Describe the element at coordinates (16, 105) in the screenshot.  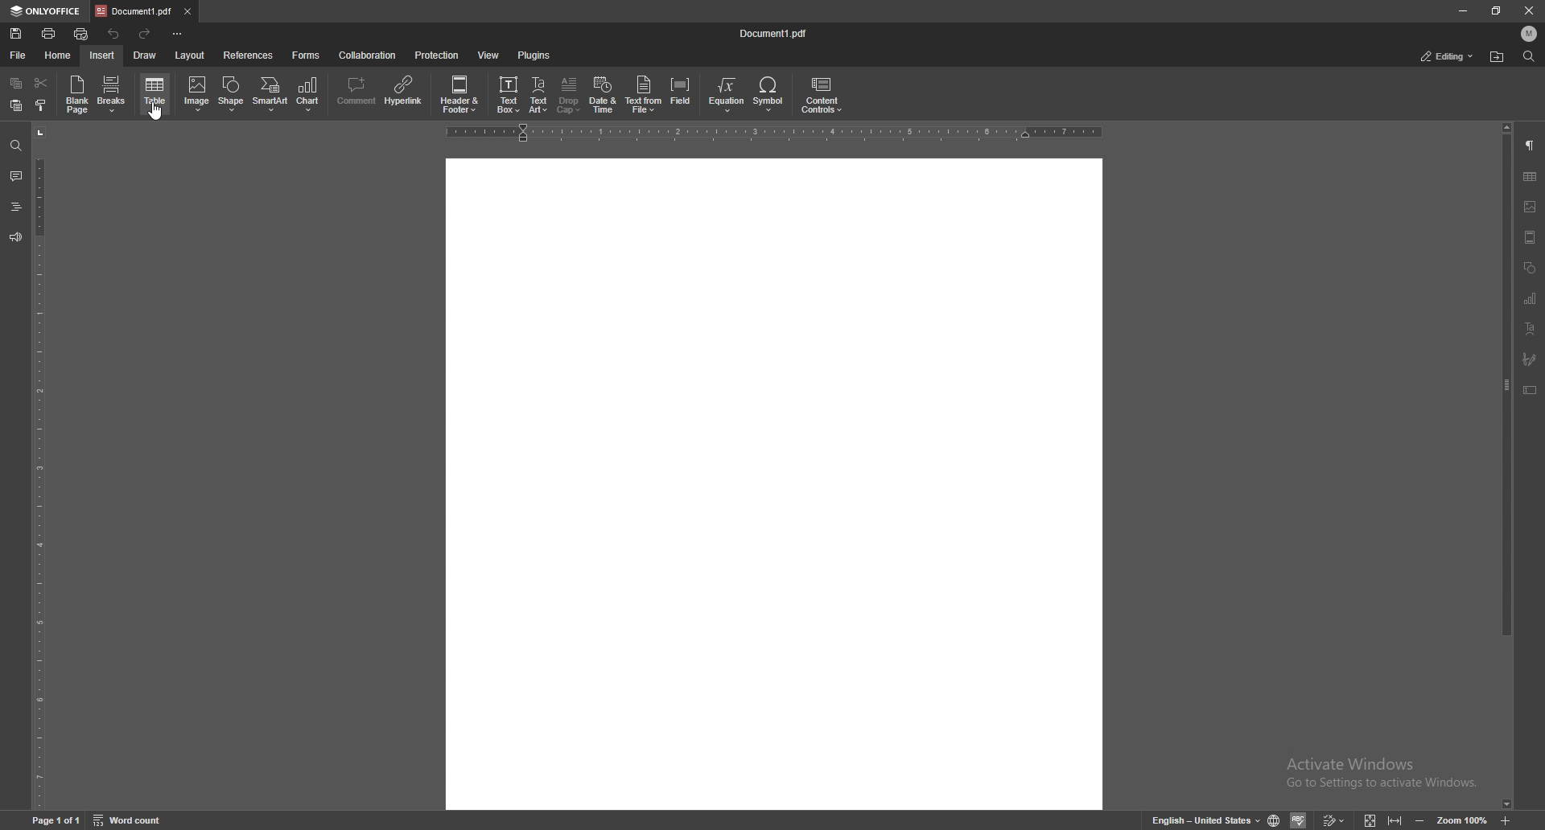
I see `paste` at that location.